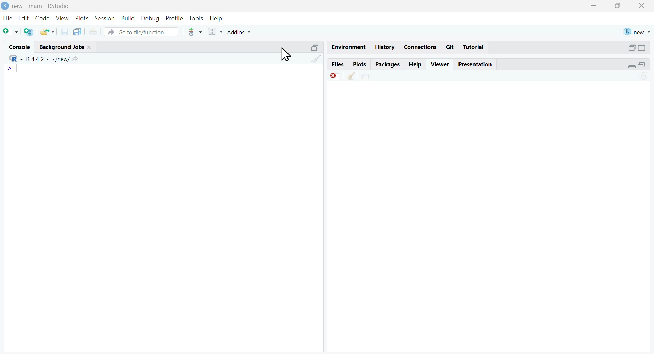  Describe the element at coordinates (197, 19) in the screenshot. I see `tools` at that location.